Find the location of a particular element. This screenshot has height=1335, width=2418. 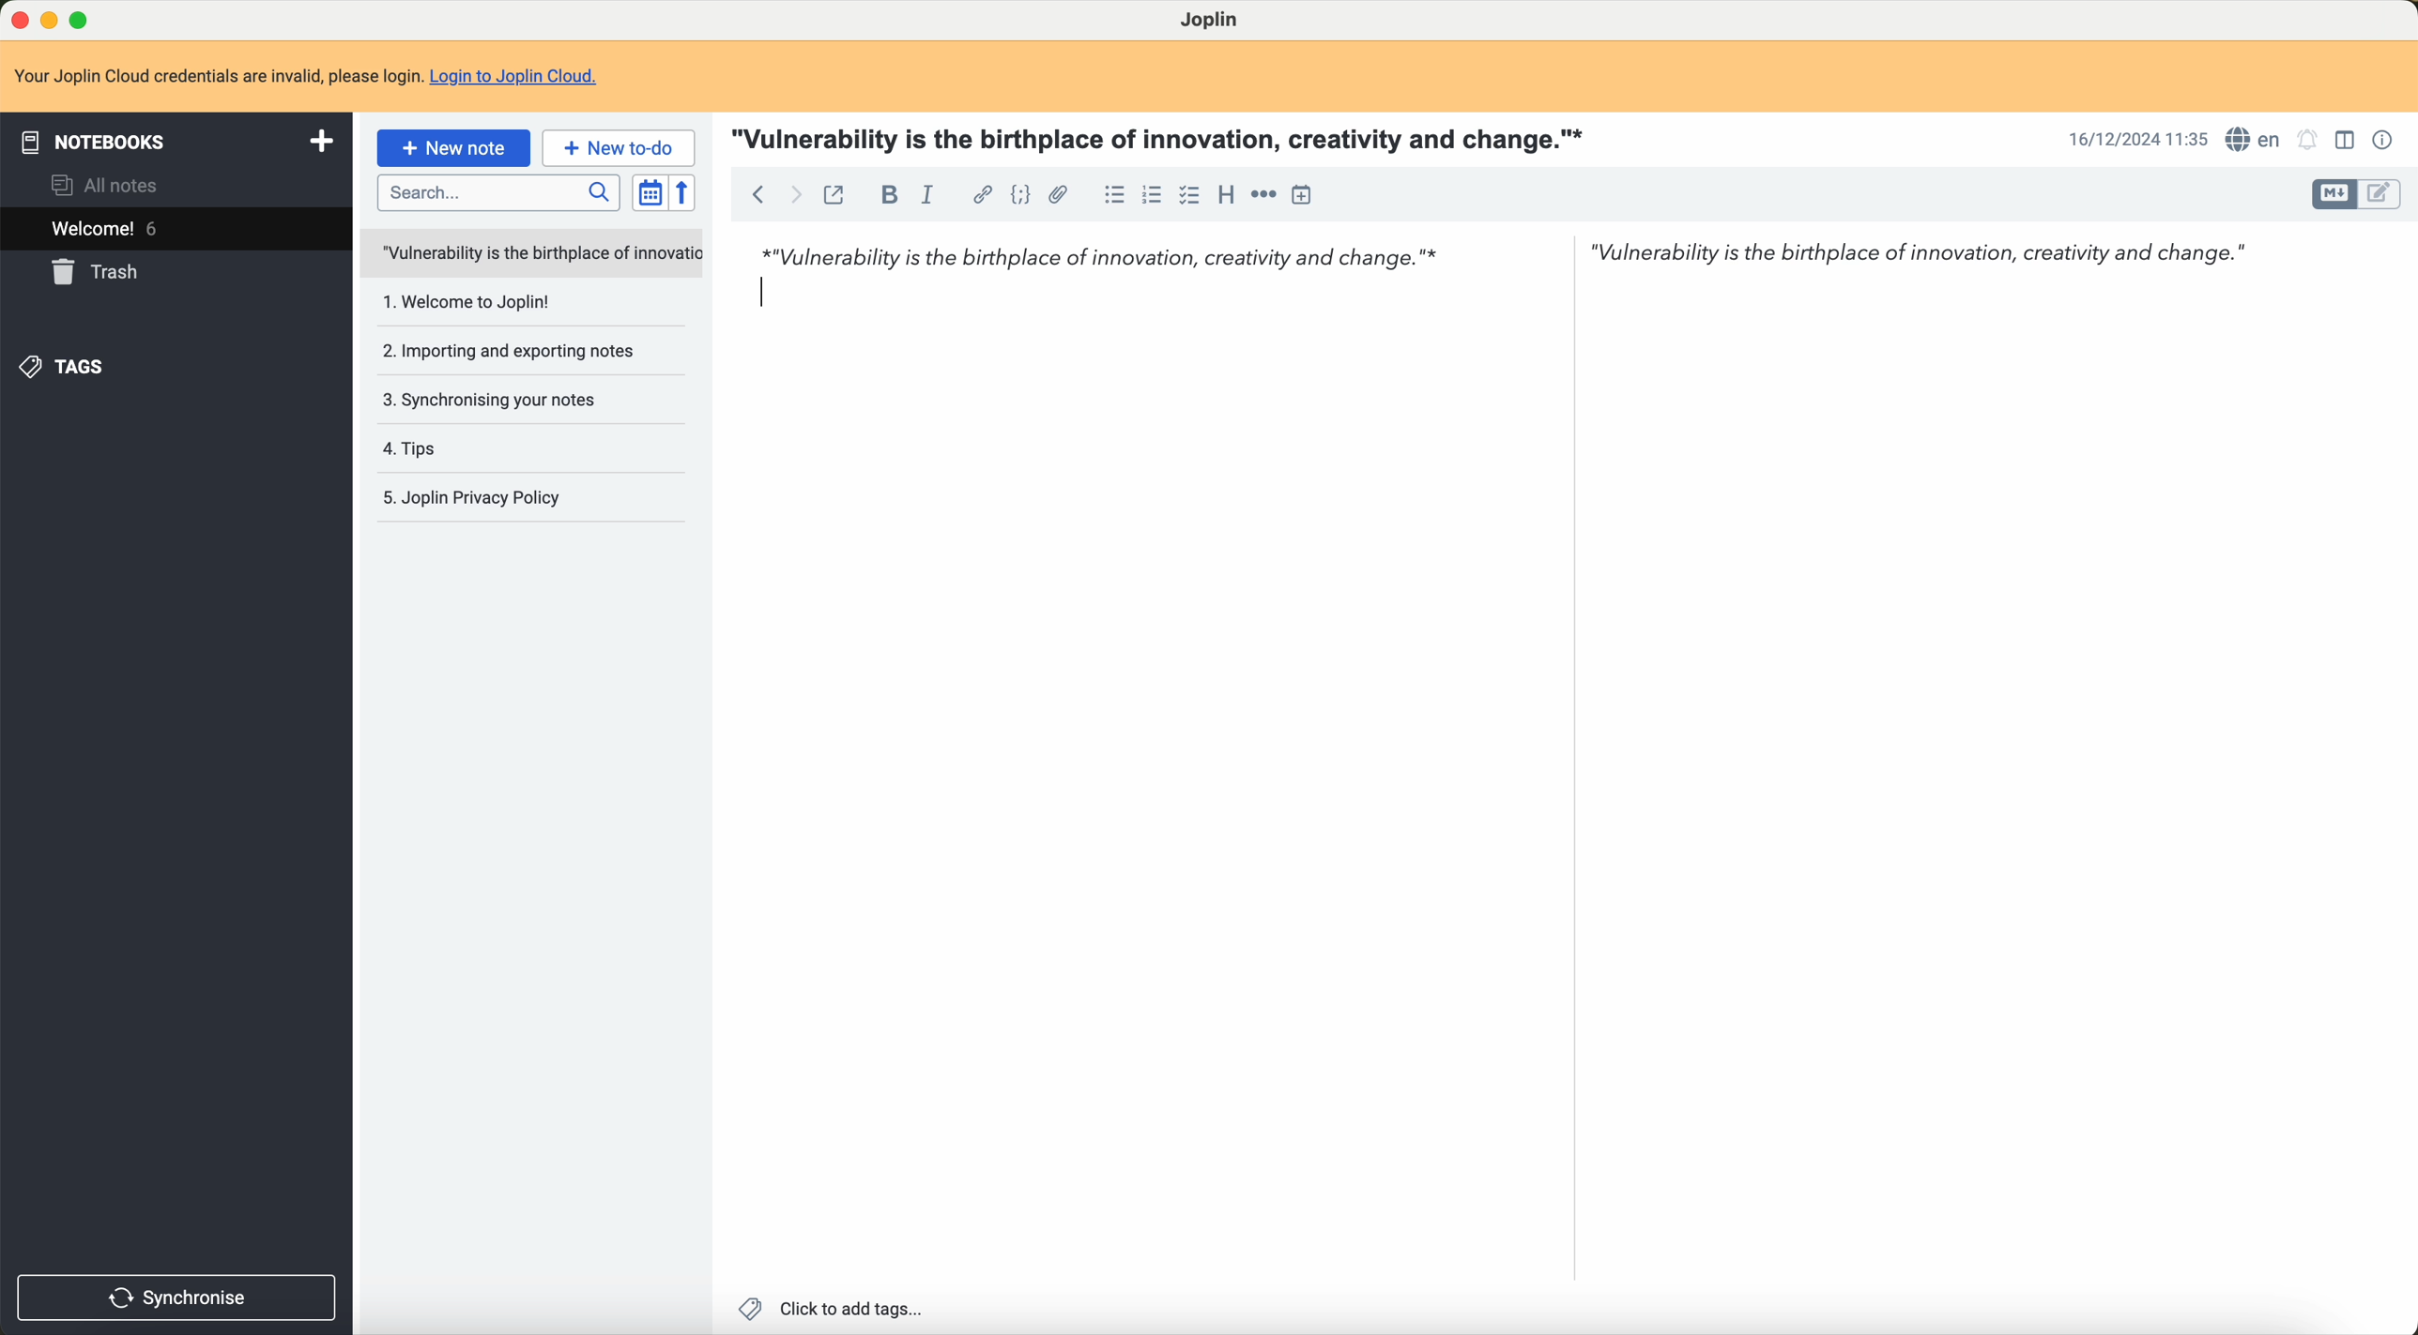

language is located at coordinates (2253, 139).